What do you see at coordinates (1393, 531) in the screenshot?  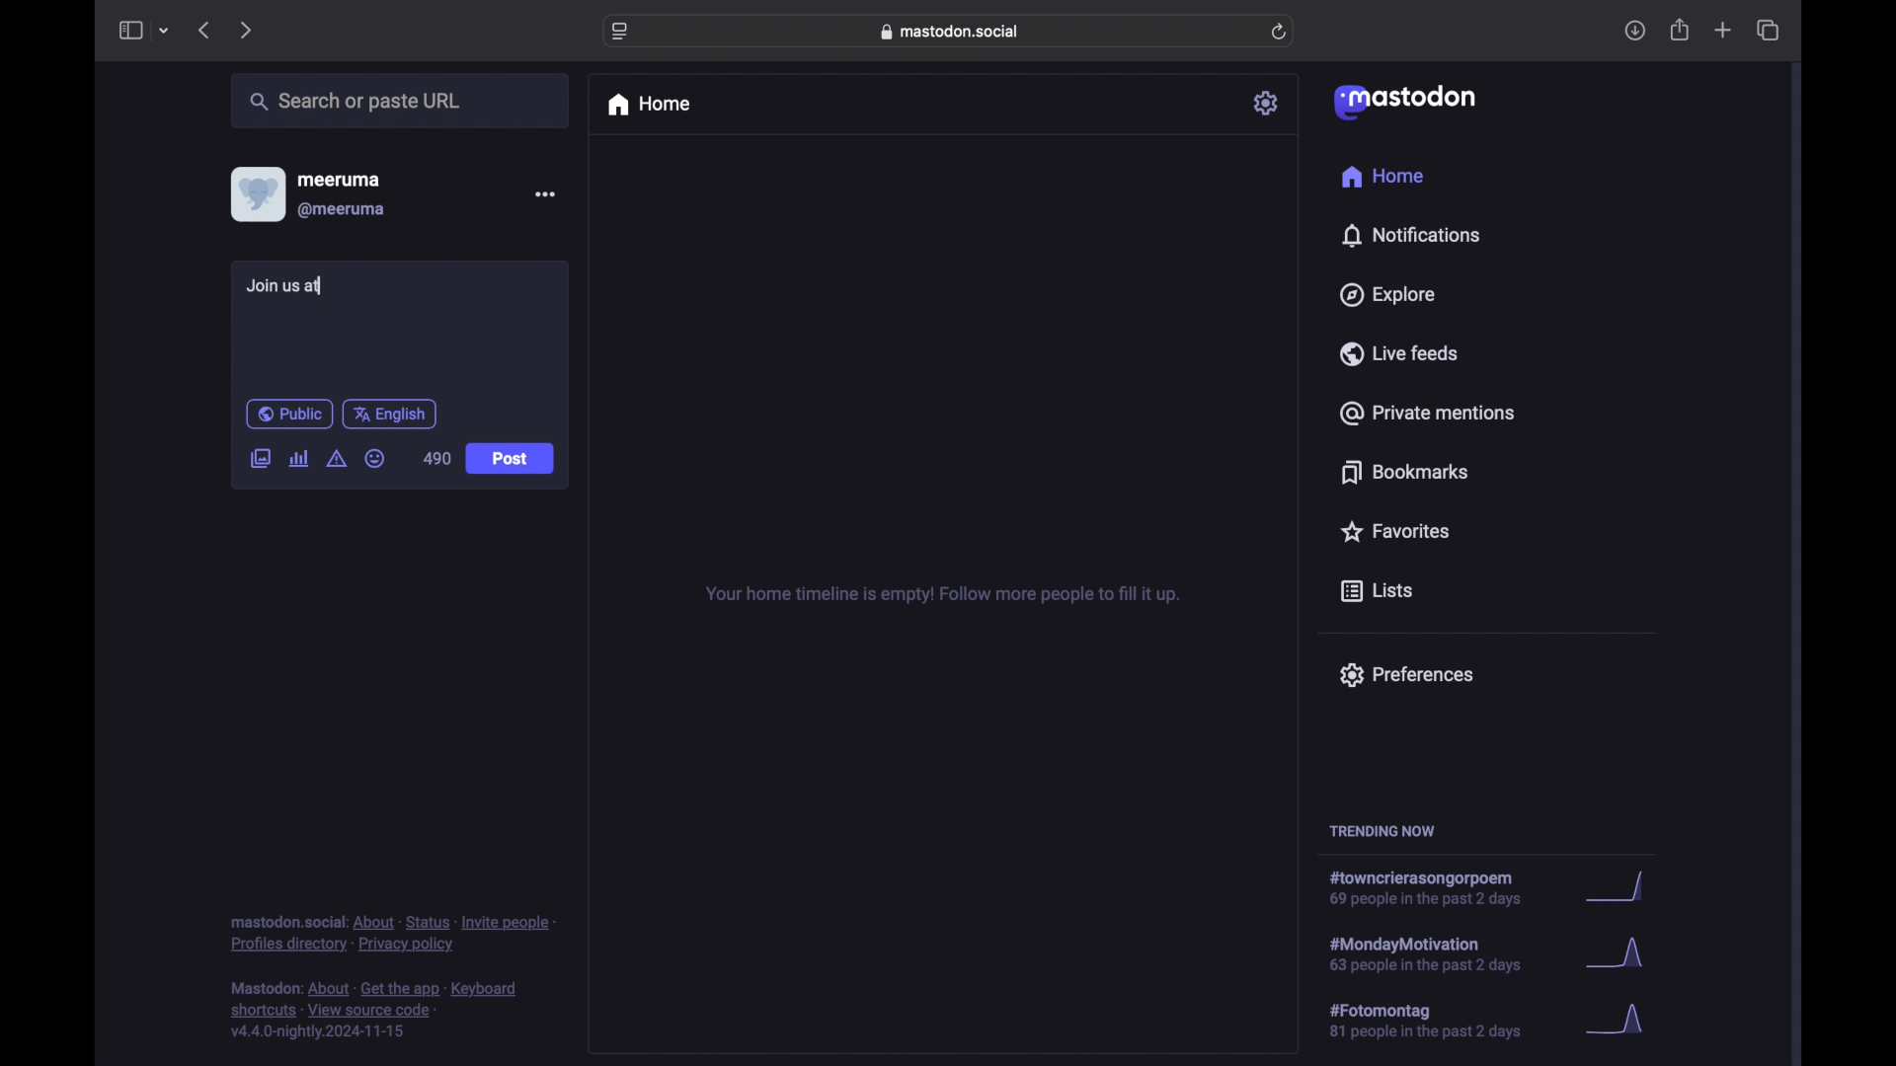 I see `favorites` at bounding box center [1393, 531].